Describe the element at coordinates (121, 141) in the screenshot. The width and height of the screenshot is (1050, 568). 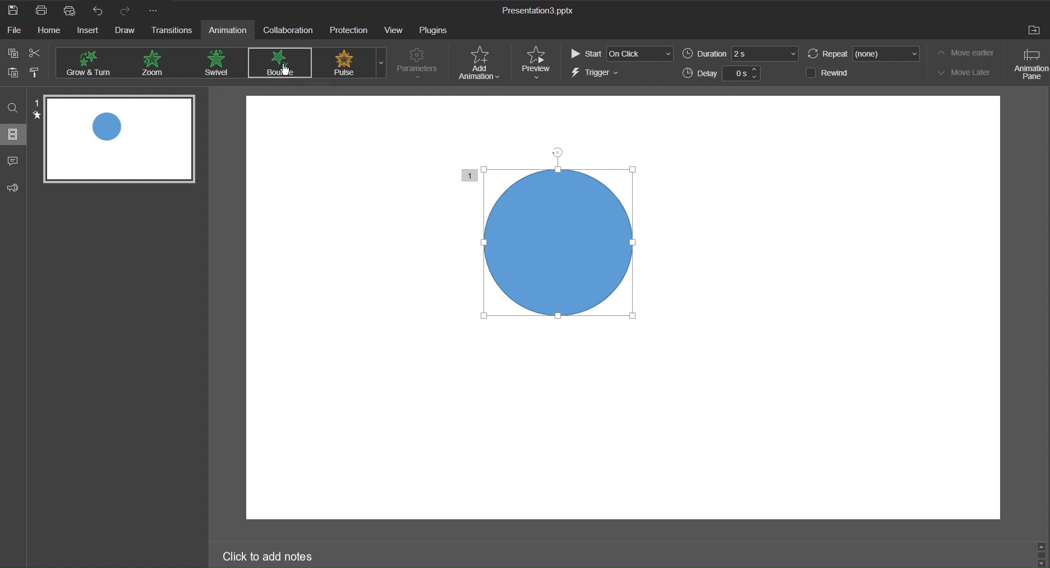
I see `Slide 1` at that location.